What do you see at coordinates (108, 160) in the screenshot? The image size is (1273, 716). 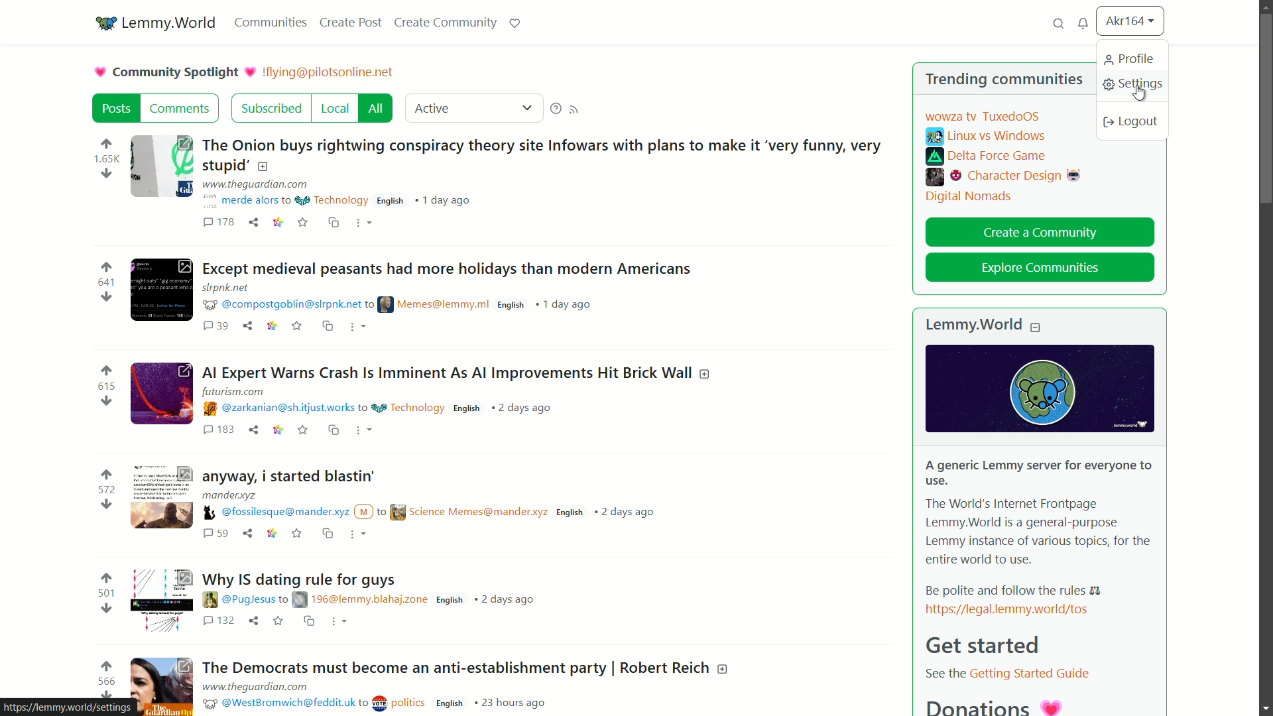 I see `number of votes` at bounding box center [108, 160].